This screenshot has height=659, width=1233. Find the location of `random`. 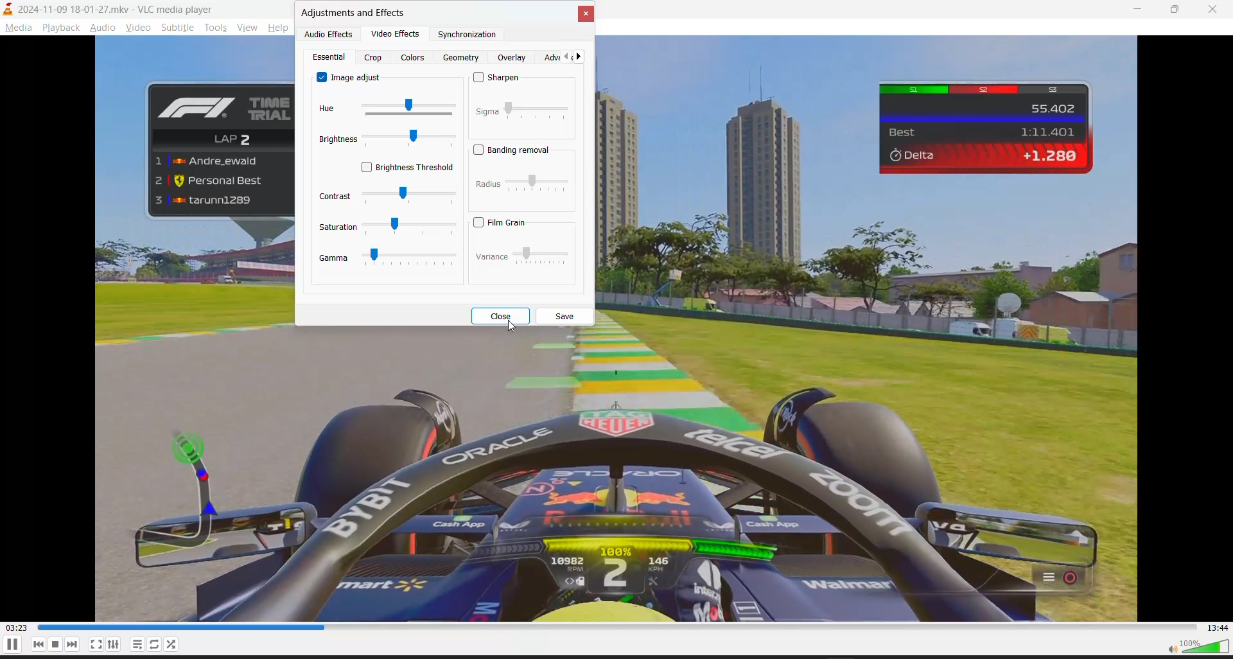

random is located at coordinates (155, 644).